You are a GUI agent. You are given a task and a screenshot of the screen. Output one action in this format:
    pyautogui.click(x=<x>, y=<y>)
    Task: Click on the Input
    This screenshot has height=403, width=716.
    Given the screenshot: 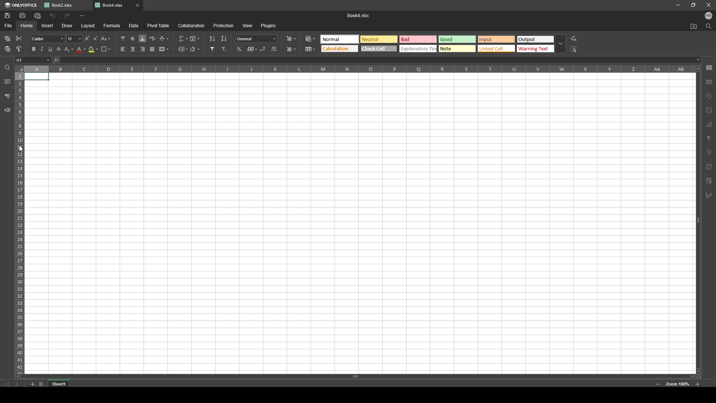 What is the action you would take?
    pyautogui.click(x=496, y=39)
    